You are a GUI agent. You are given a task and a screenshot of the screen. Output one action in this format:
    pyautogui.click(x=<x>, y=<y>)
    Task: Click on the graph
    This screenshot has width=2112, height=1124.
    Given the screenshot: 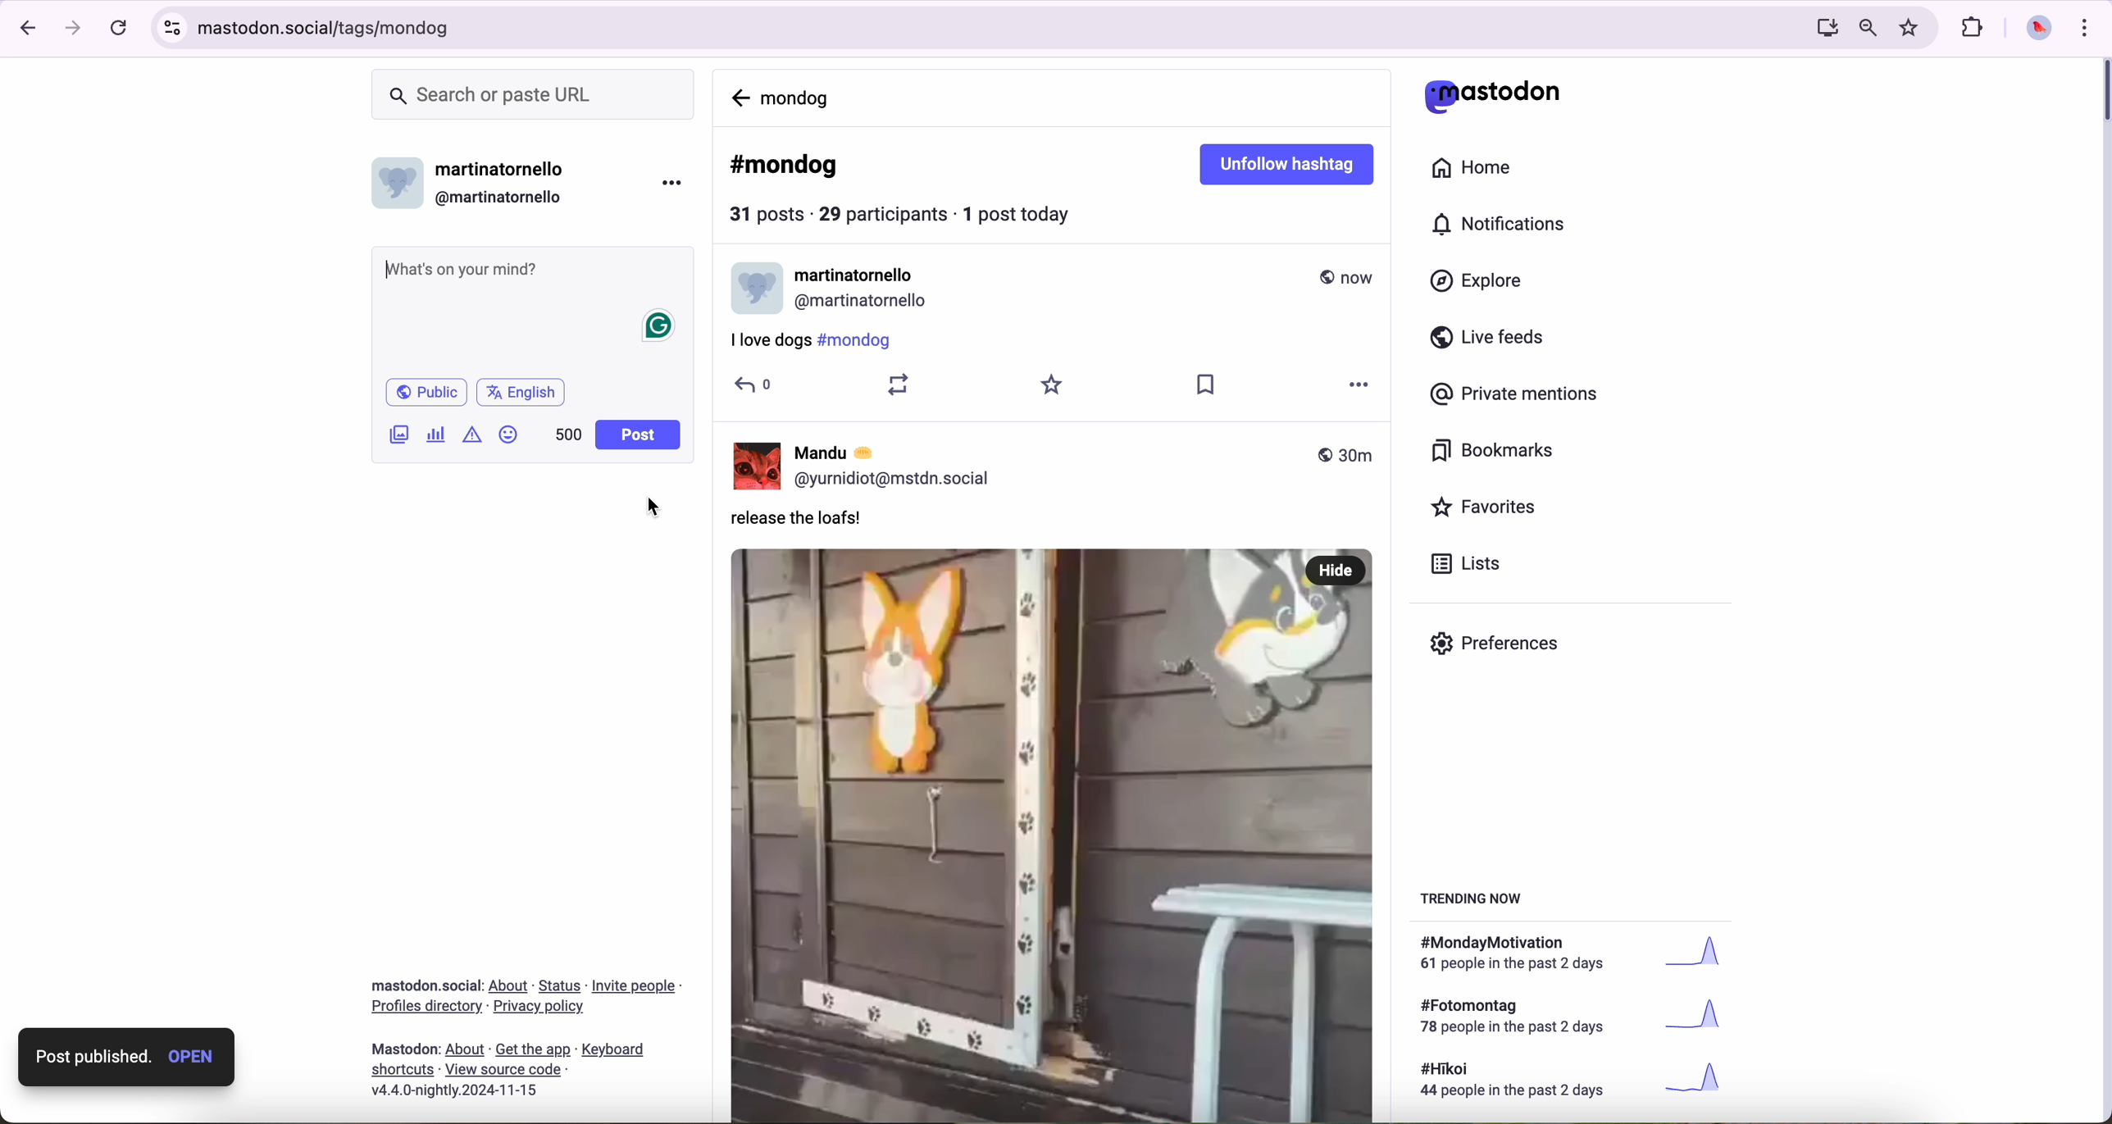 What is the action you would take?
    pyautogui.click(x=1706, y=956)
    